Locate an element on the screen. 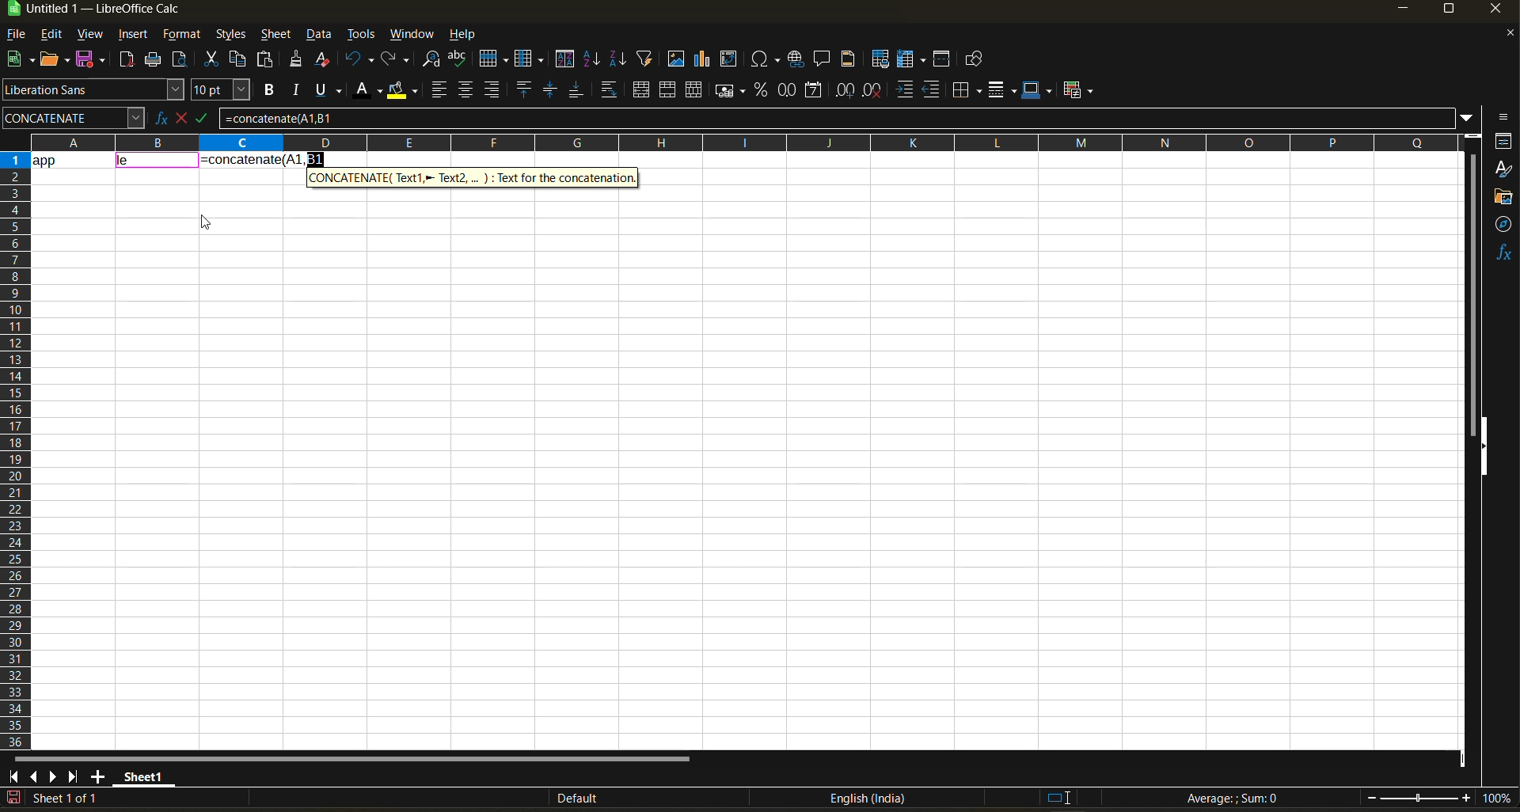 The image size is (1520, 812). selected cell is located at coordinates (158, 161).